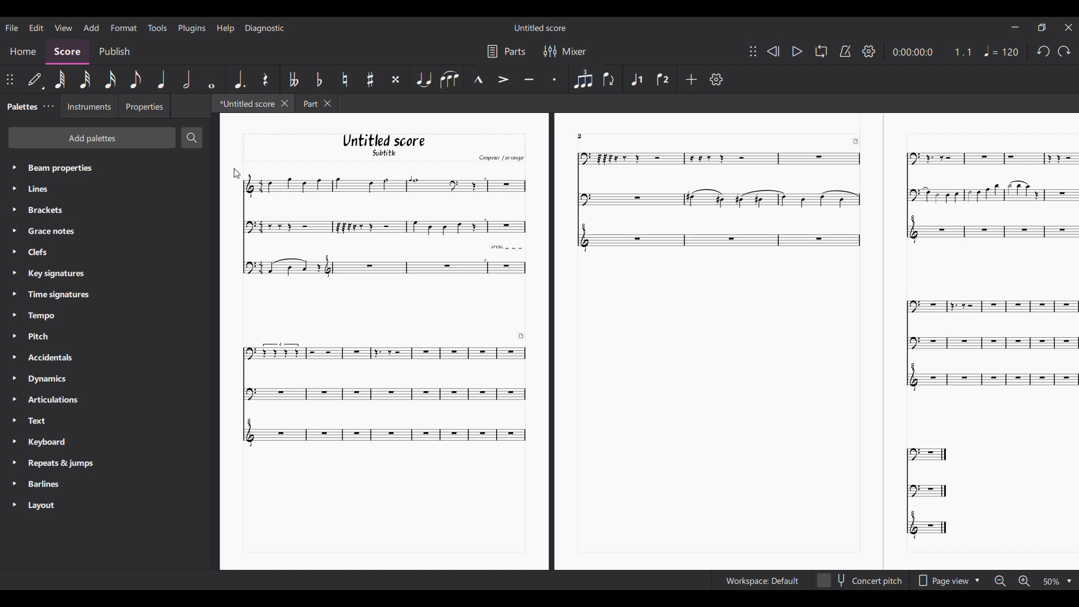 This screenshot has height=607, width=1079. I want to click on Toggle sharp, so click(370, 79).